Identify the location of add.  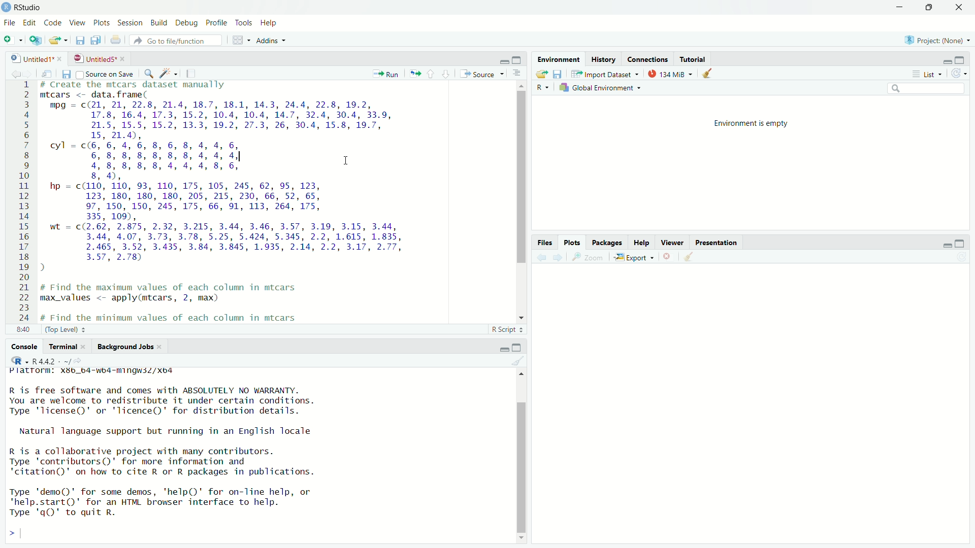
(12, 42).